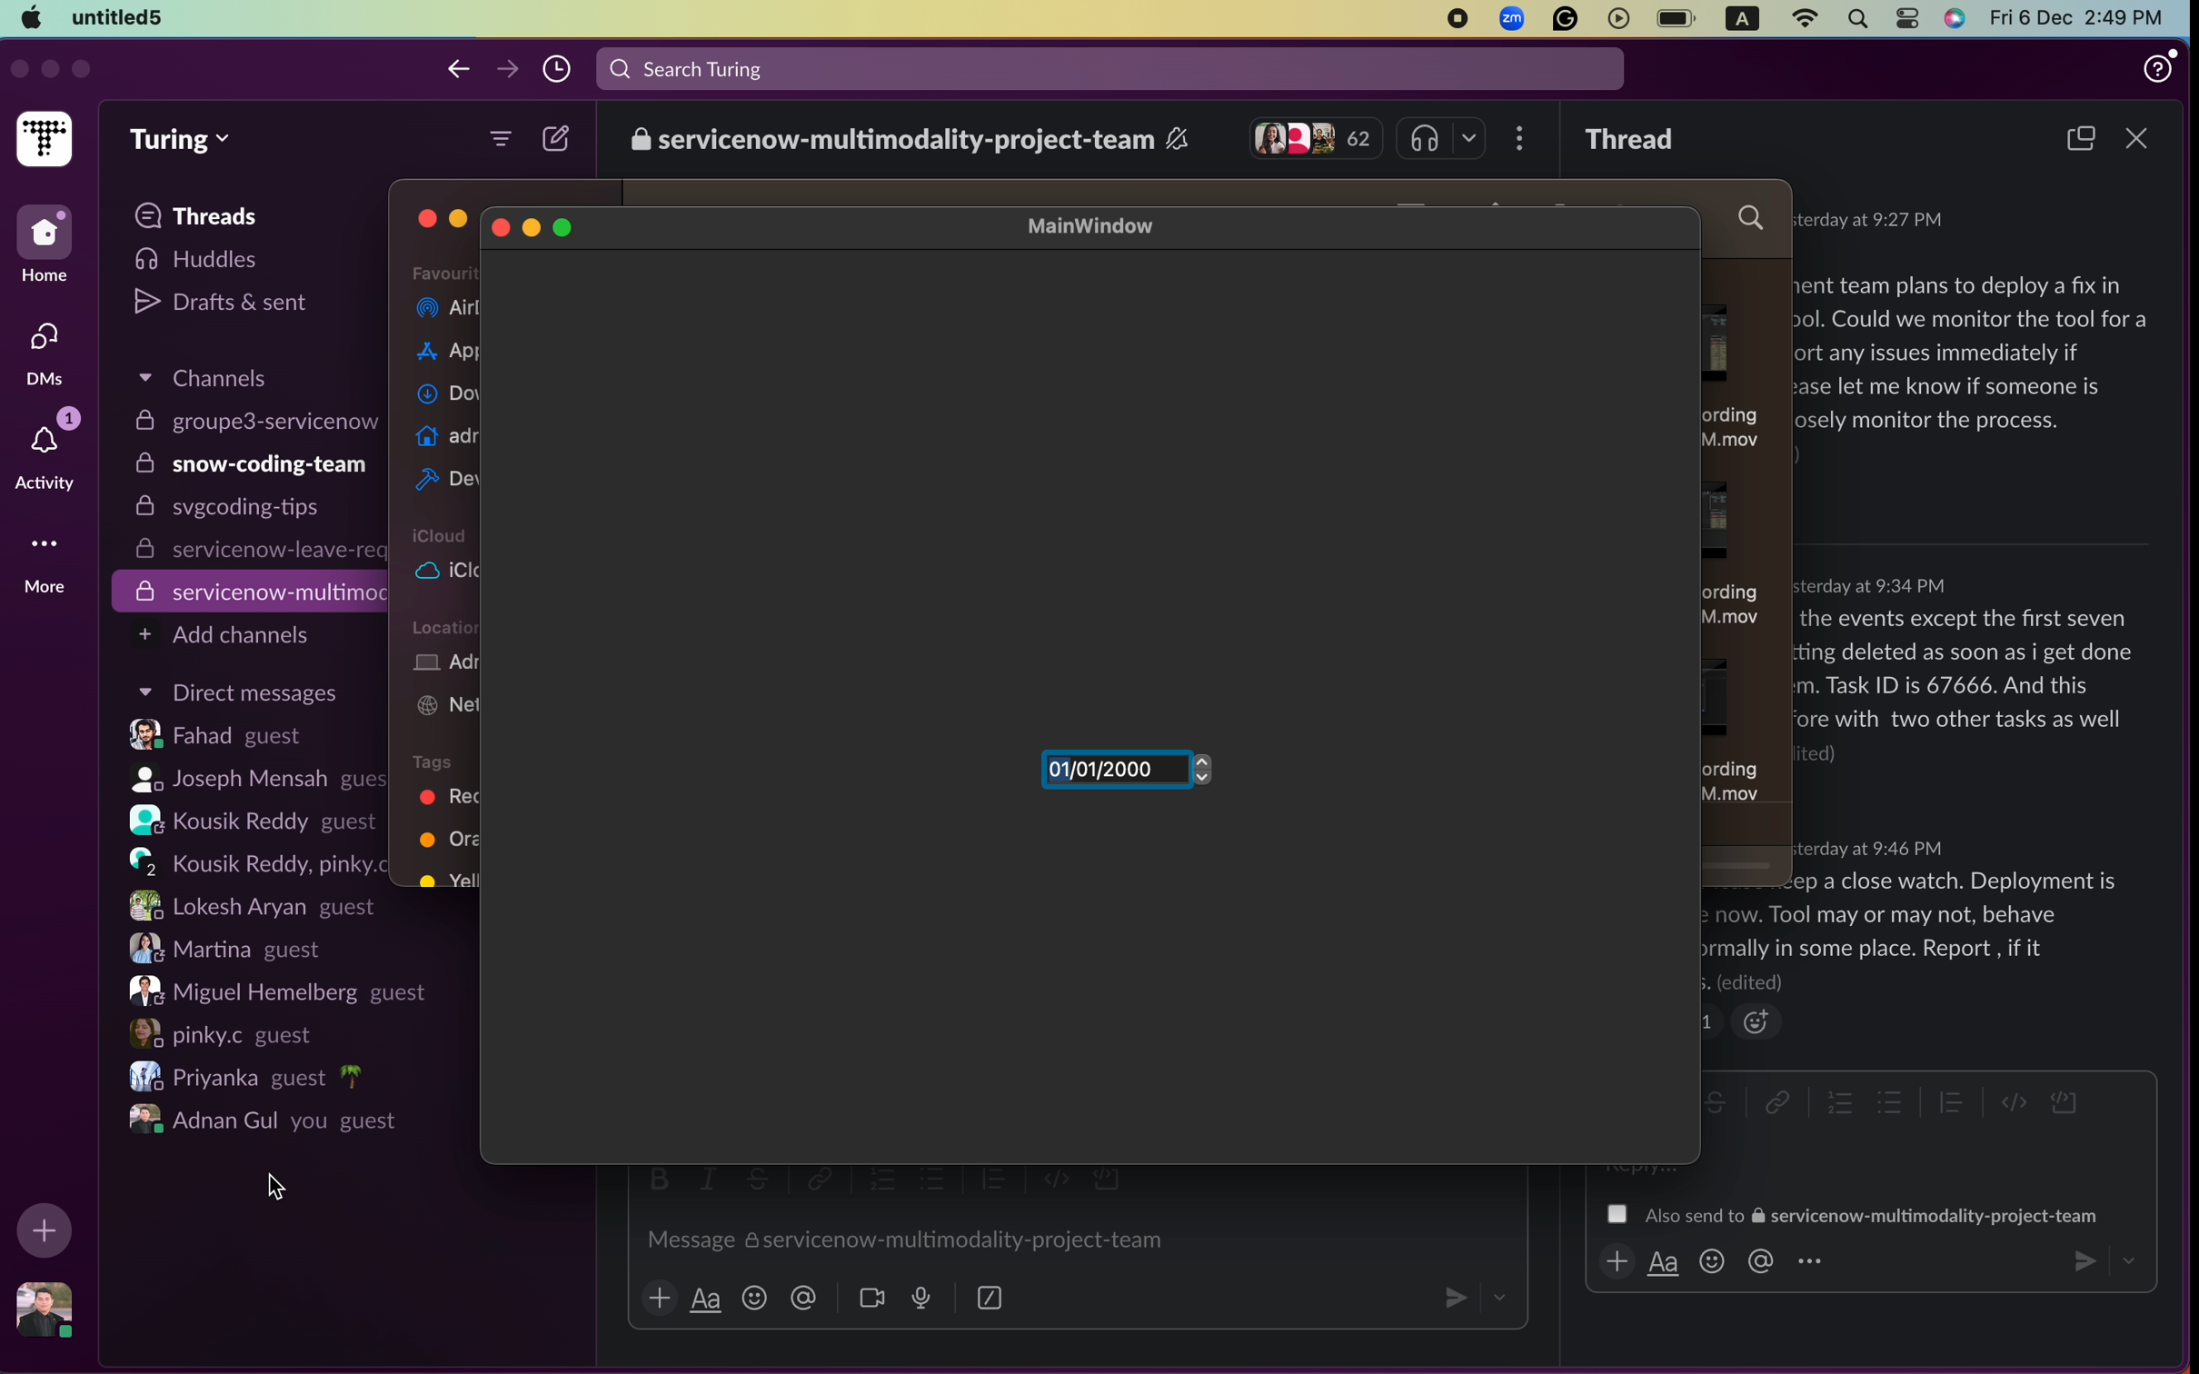  Describe the element at coordinates (1909, 17) in the screenshot. I see `settings` at that location.